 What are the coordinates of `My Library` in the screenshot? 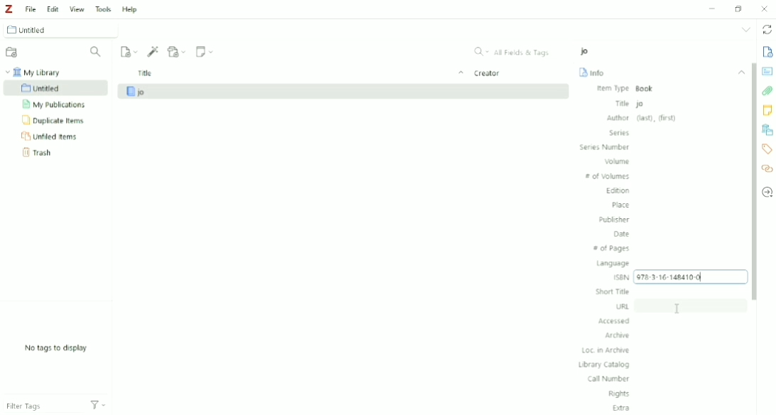 It's located at (39, 72).